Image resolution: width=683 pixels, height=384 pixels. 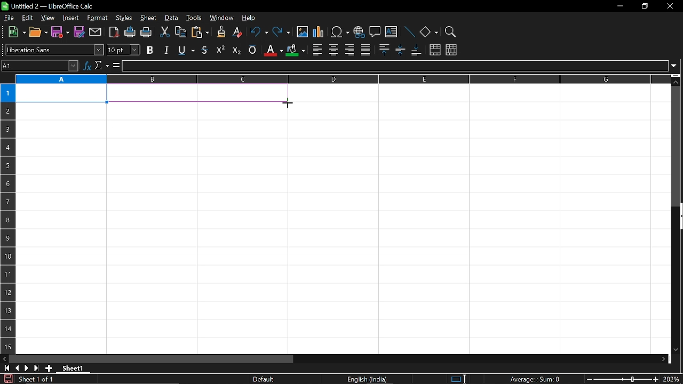 I want to click on Untitled 2 - LibreOffice Calc, so click(x=48, y=6).